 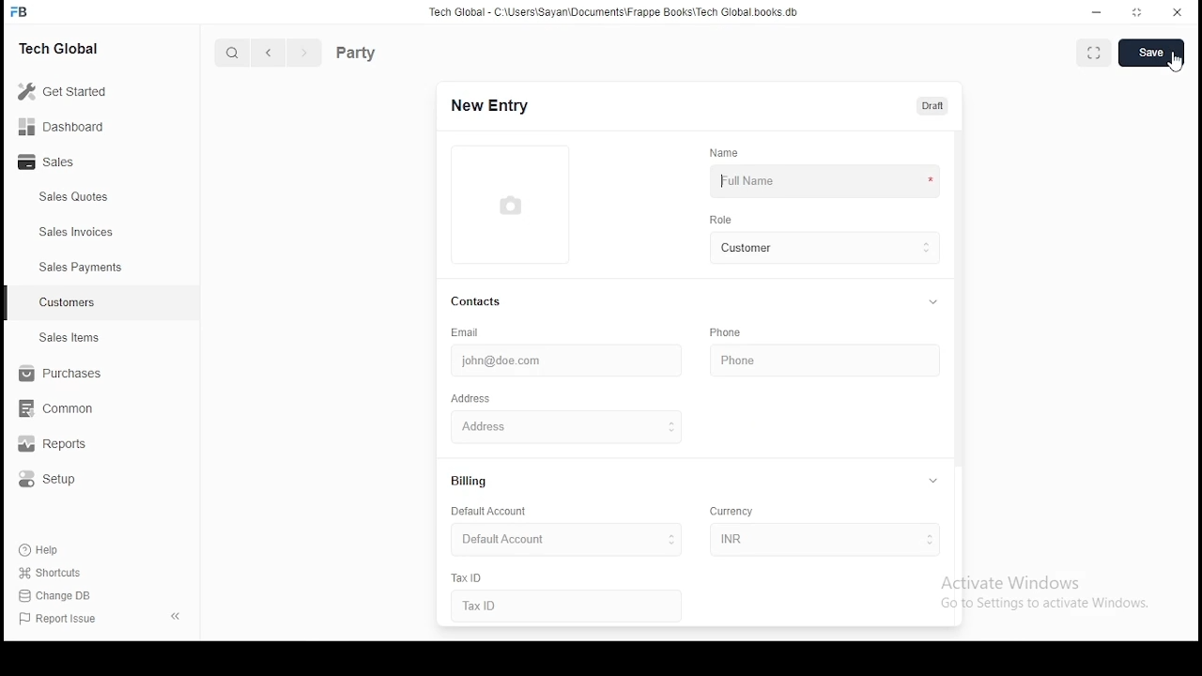 What do you see at coordinates (615, 12) in the screenshot?
I see `tech global - C:\users\sayan\documents\frappeboks\techgobalbooks.db` at bounding box center [615, 12].